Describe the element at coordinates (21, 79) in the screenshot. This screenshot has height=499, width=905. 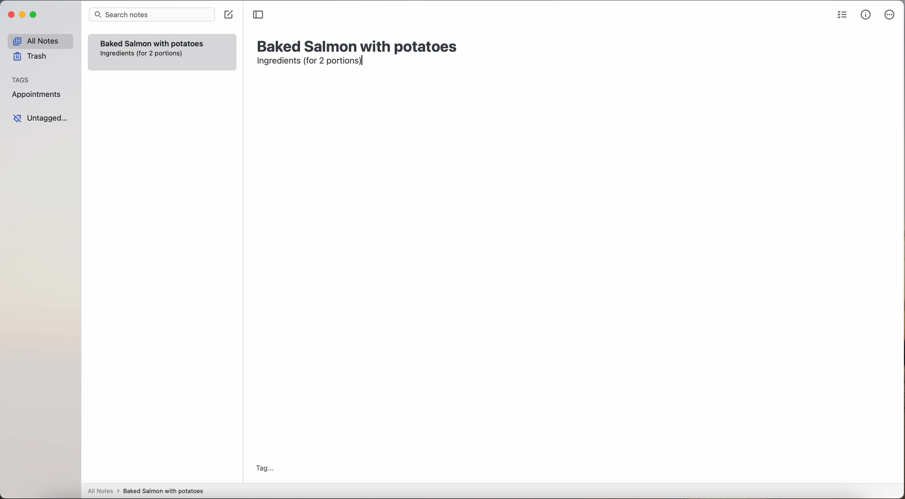
I see `tags` at that location.